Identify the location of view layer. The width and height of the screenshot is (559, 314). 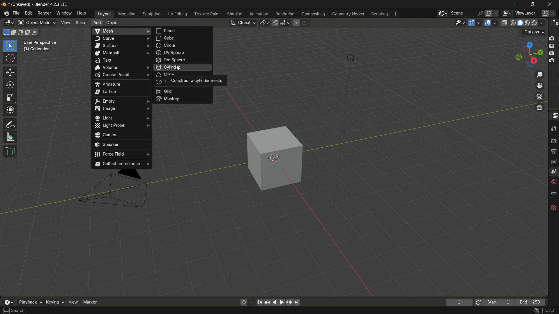
(506, 13).